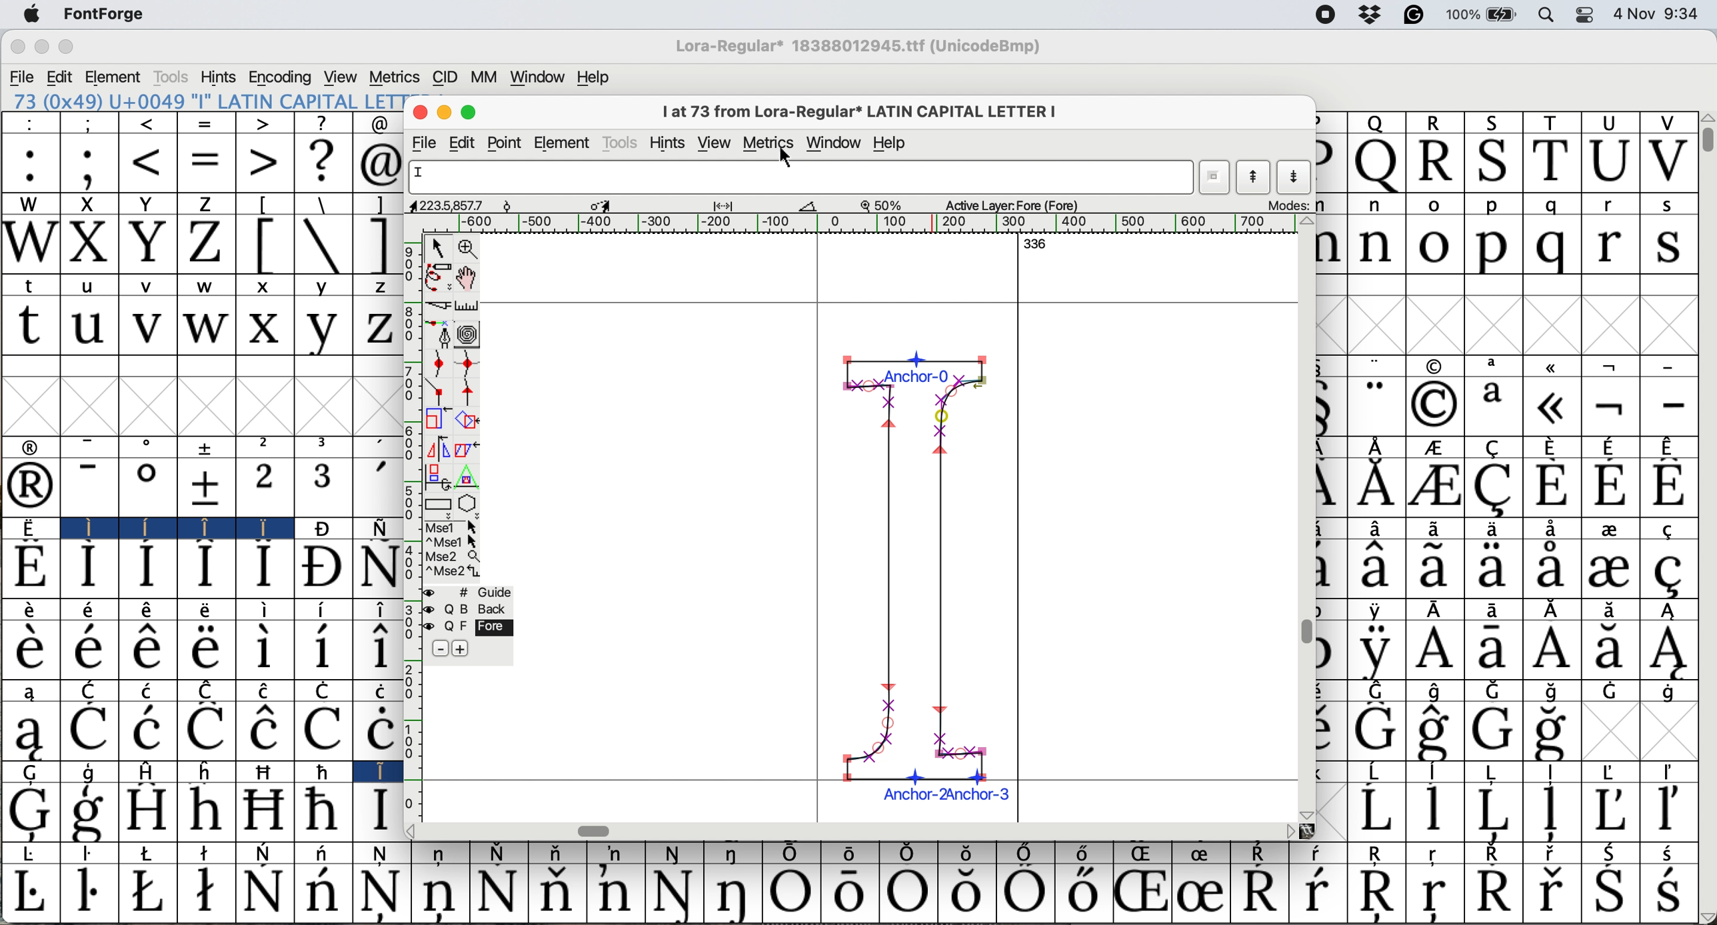 The height and width of the screenshot is (925, 1717). I want to click on Symbol, so click(735, 894).